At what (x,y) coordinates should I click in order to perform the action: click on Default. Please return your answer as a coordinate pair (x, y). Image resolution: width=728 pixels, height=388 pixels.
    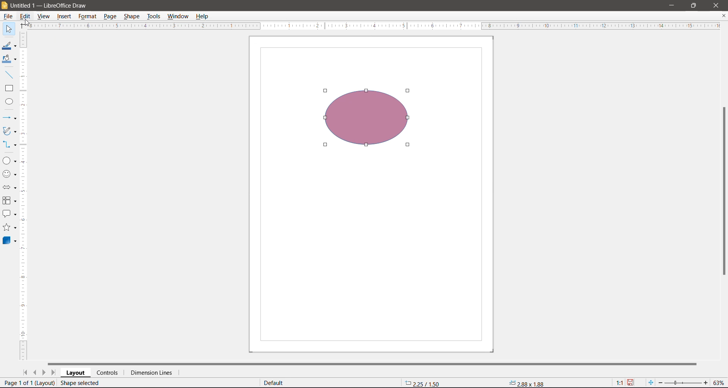
    Looking at the image, I should click on (275, 383).